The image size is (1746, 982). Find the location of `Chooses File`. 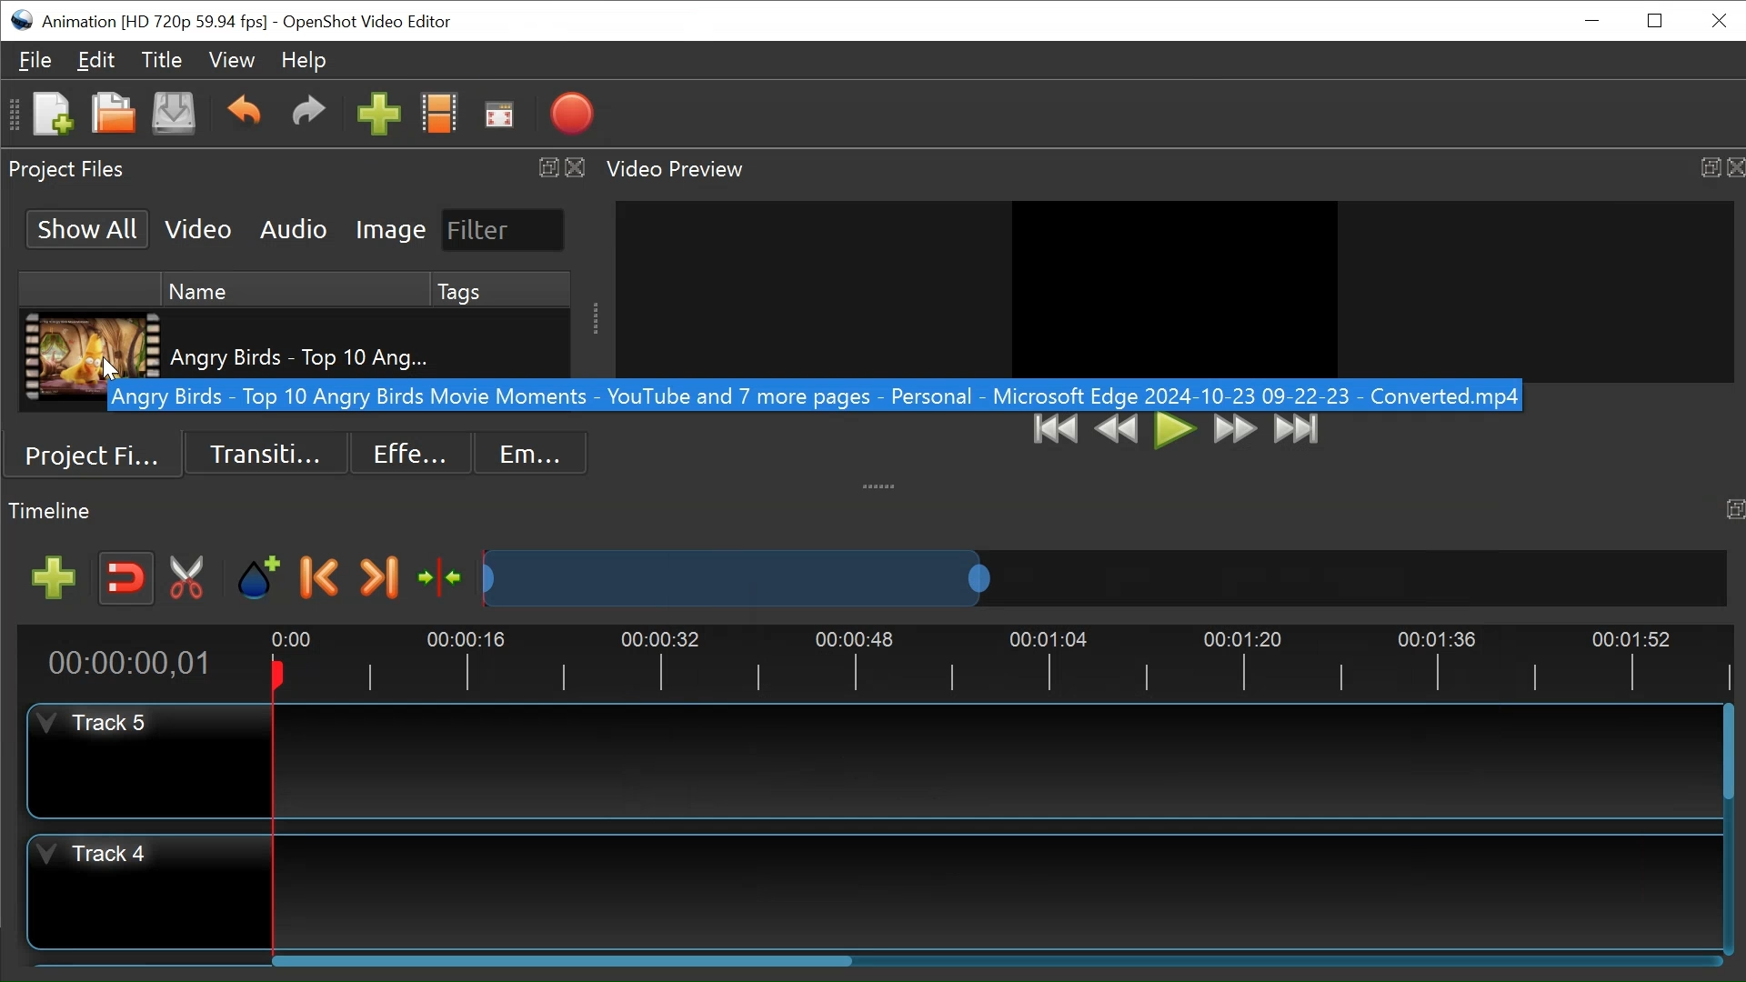

Chooses File is located at coordinates (438, 113).